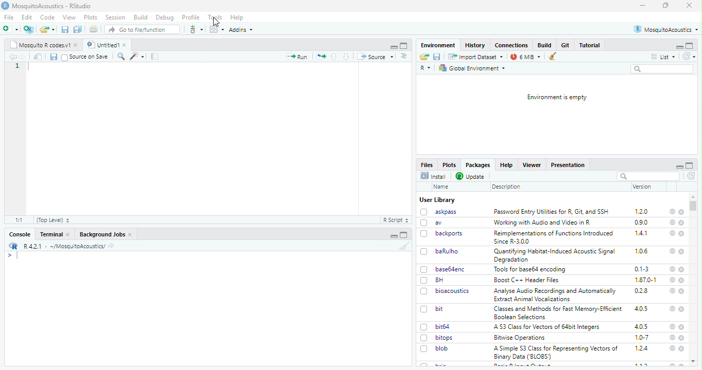 Image resolution: width=702 pixels, height=370 pixels. I want to click on close, so click(131, 235).